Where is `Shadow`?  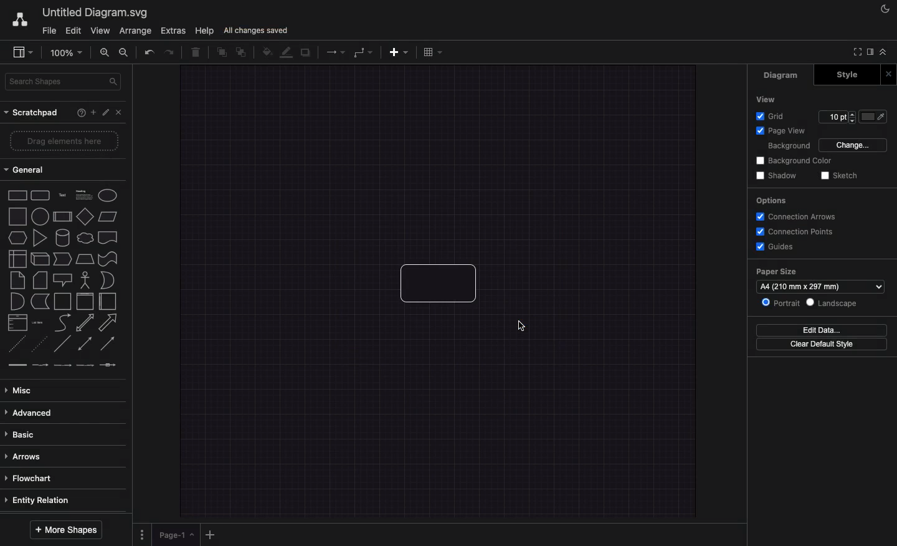 Shadow is located at coordinates (306, 53).